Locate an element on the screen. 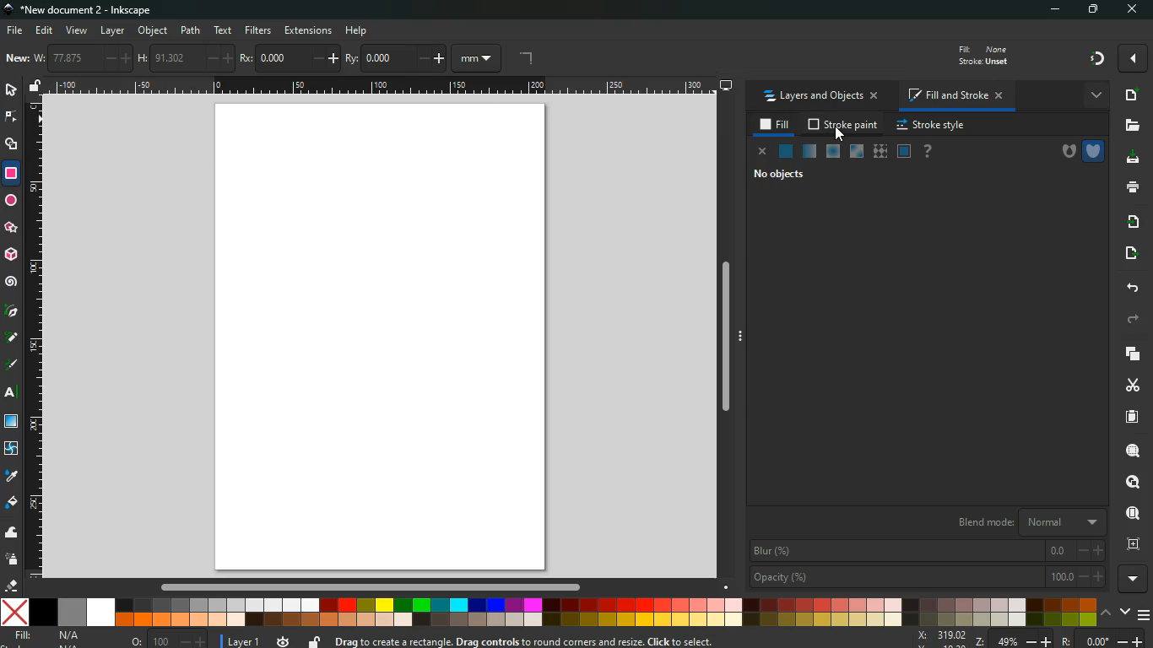 Image resolution: width=1153 pixels, height=648 pixels. close is located at coordinates (1134, 10).